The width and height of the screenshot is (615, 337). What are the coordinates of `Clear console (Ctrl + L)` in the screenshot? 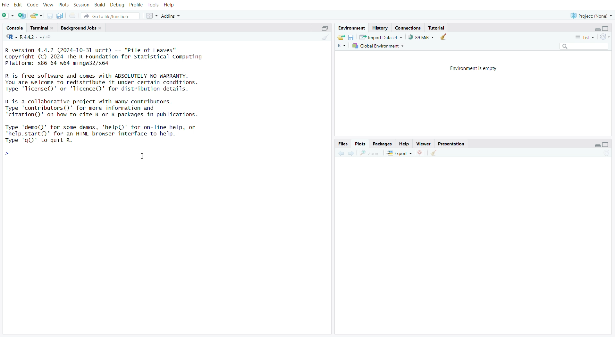 It's located at (444, 36).